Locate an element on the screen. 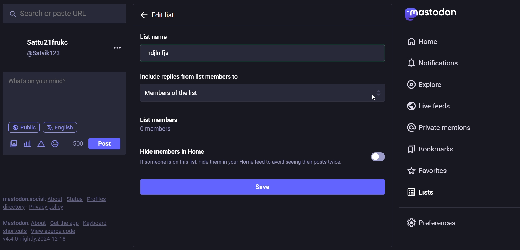 This screenshot has height=250, width=520. Sattu21fruke is located at coordinates (50, 41).